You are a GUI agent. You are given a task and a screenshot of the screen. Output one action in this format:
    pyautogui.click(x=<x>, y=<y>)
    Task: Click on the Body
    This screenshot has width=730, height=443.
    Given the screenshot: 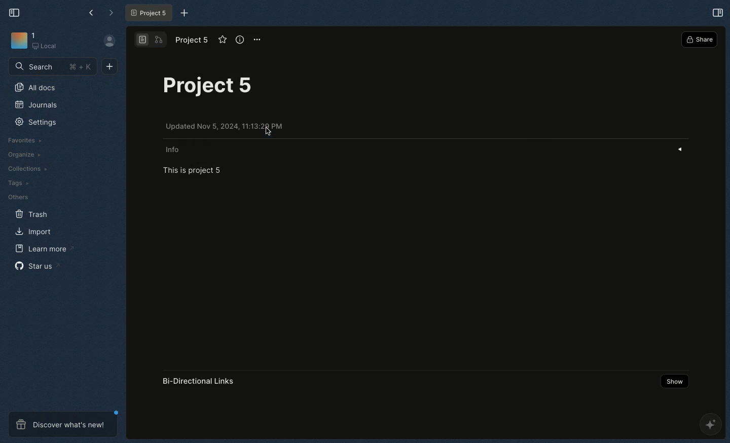 What is the action you would take?
    pyautogui.click(x=196, y=172)
    